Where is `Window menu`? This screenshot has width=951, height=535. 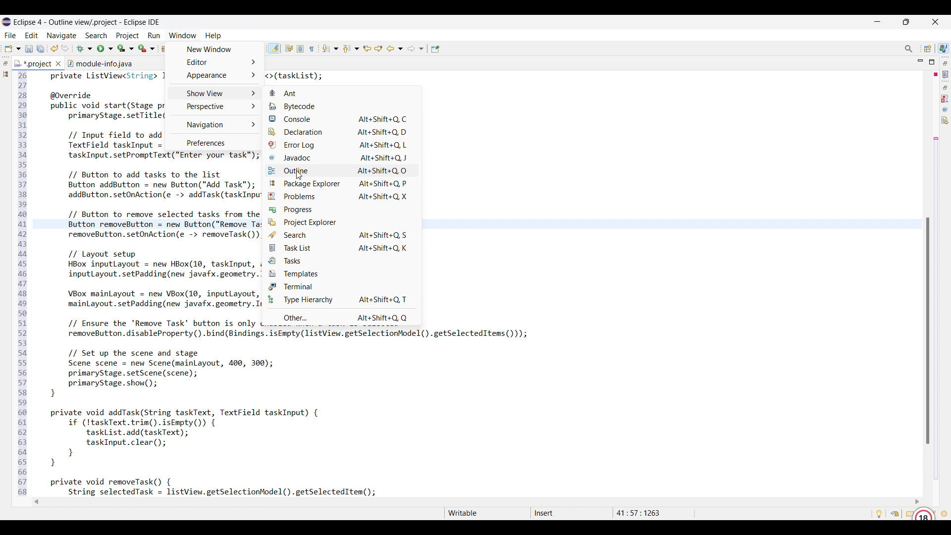
Window menu is located at coordinates (183, 35).